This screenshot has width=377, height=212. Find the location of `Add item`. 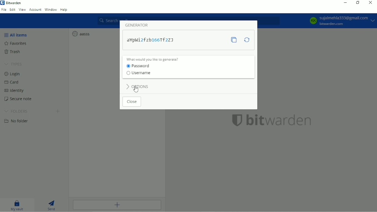

Add item is located at coordinates (118, 205).